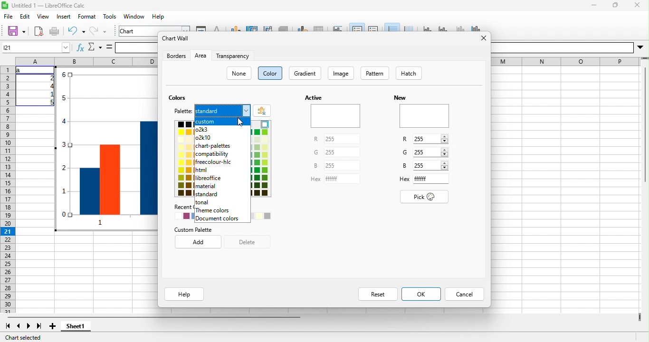 Image resolution: width=649 pixels, height=342 pixels. Describe the element at coordinates (23, 338) in the screenshot. I see `chart selected` at that location.